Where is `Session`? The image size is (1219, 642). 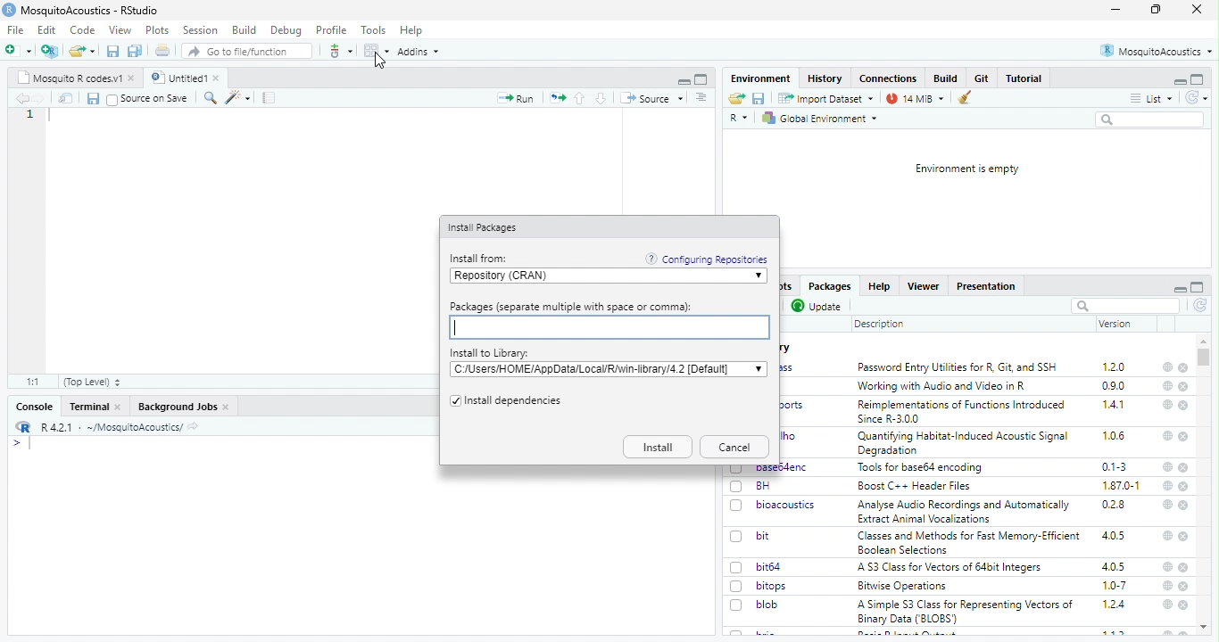
Session is located at coordinates (202, 30).